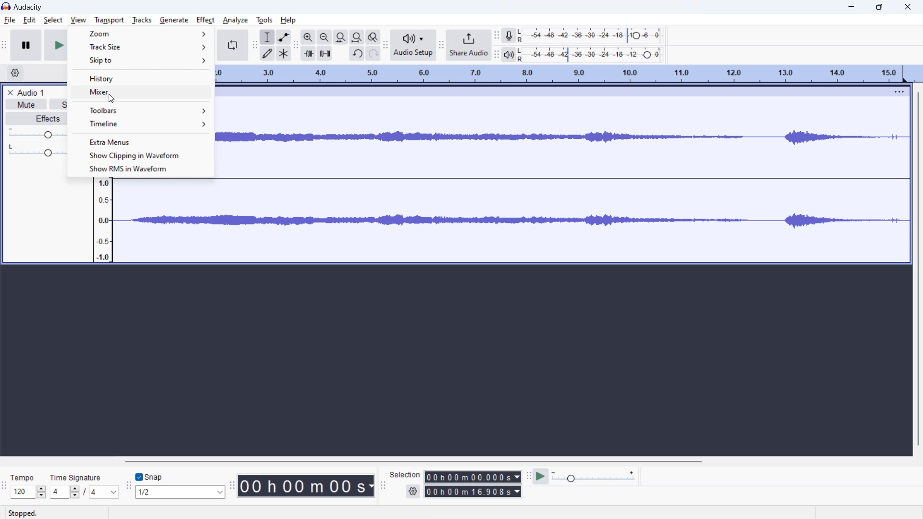 This screenshot has width=923, height=519. What do you see at coordinates (488, 223) in the screenshot?
I see `waveform` at bounding box center [488, 223].